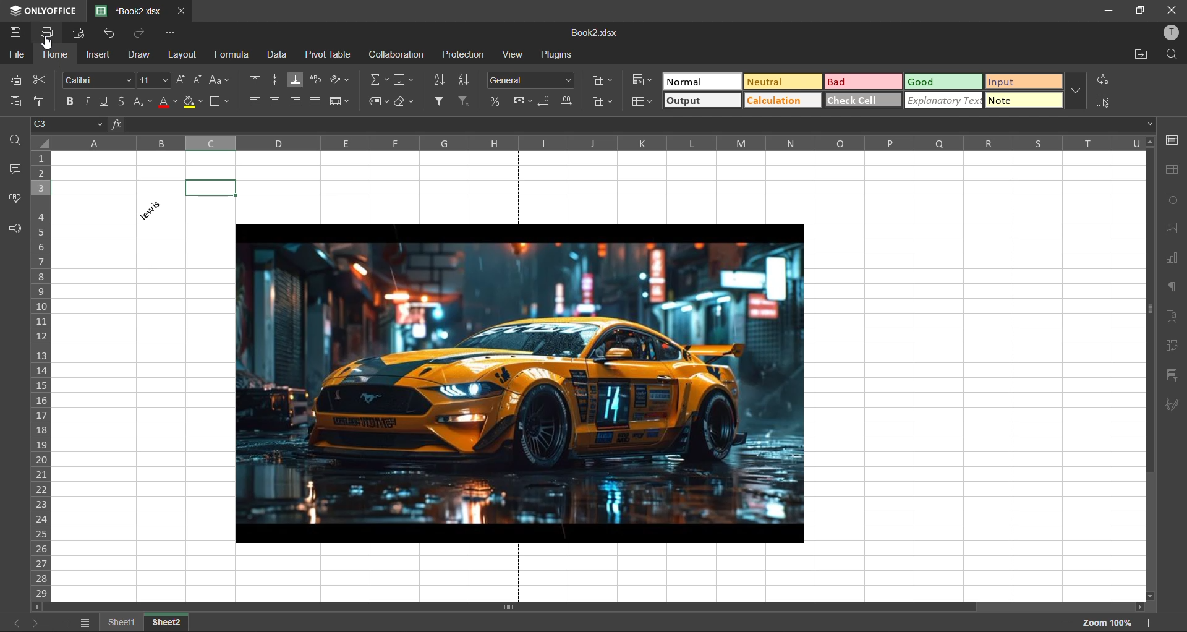 Image resolution: width=1187 pixels, height=632 pixels. I want to click on change case, so click(218, 80).